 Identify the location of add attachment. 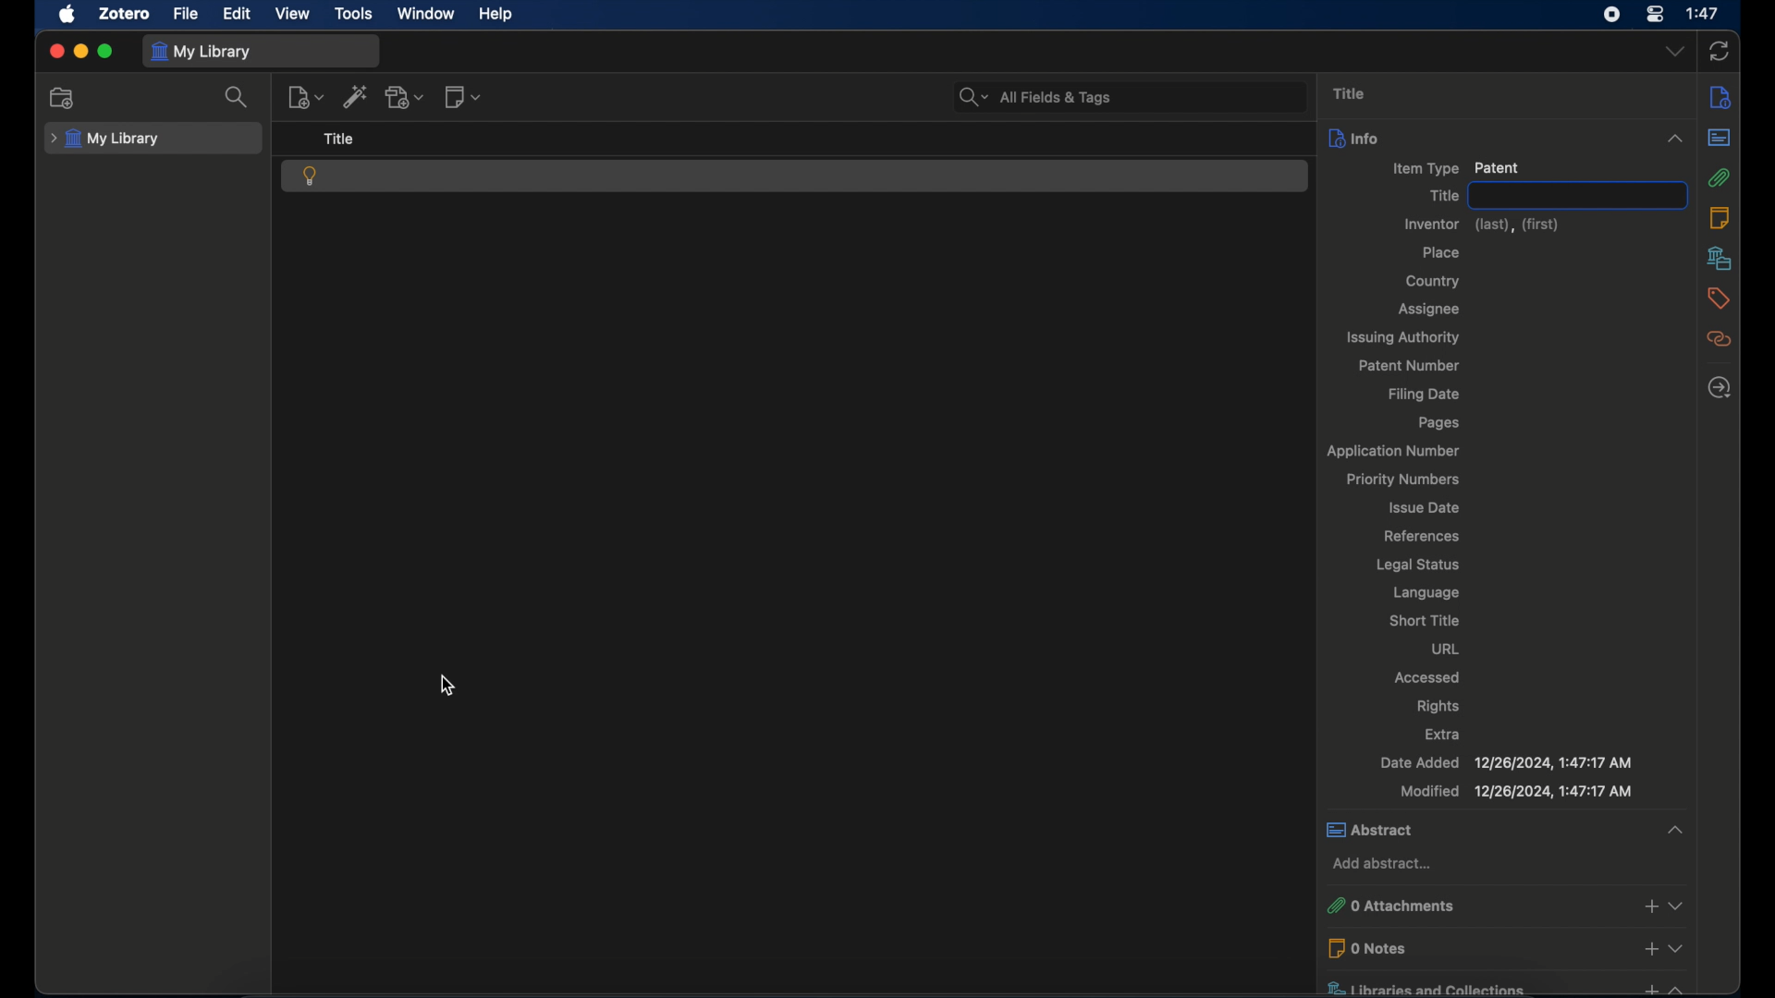
(407, 97).